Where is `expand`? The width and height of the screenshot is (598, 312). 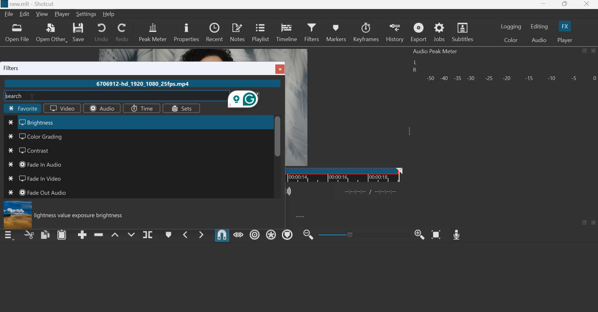 expand is located at coordinates (300, 216).